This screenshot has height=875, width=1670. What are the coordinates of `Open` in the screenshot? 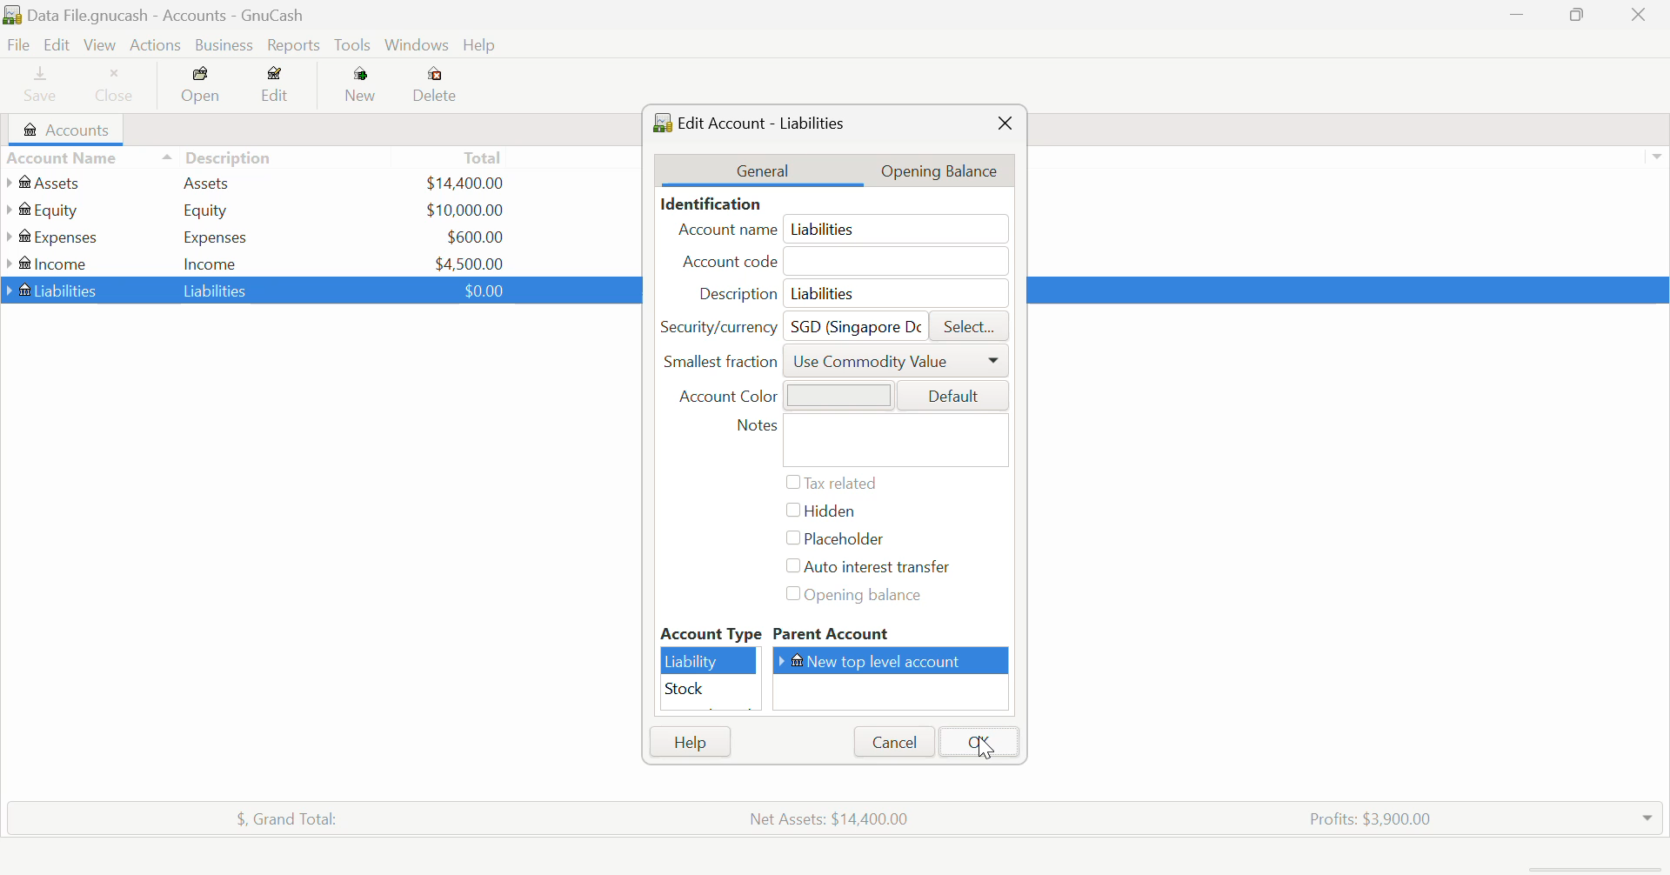 It's located at (203, 88).